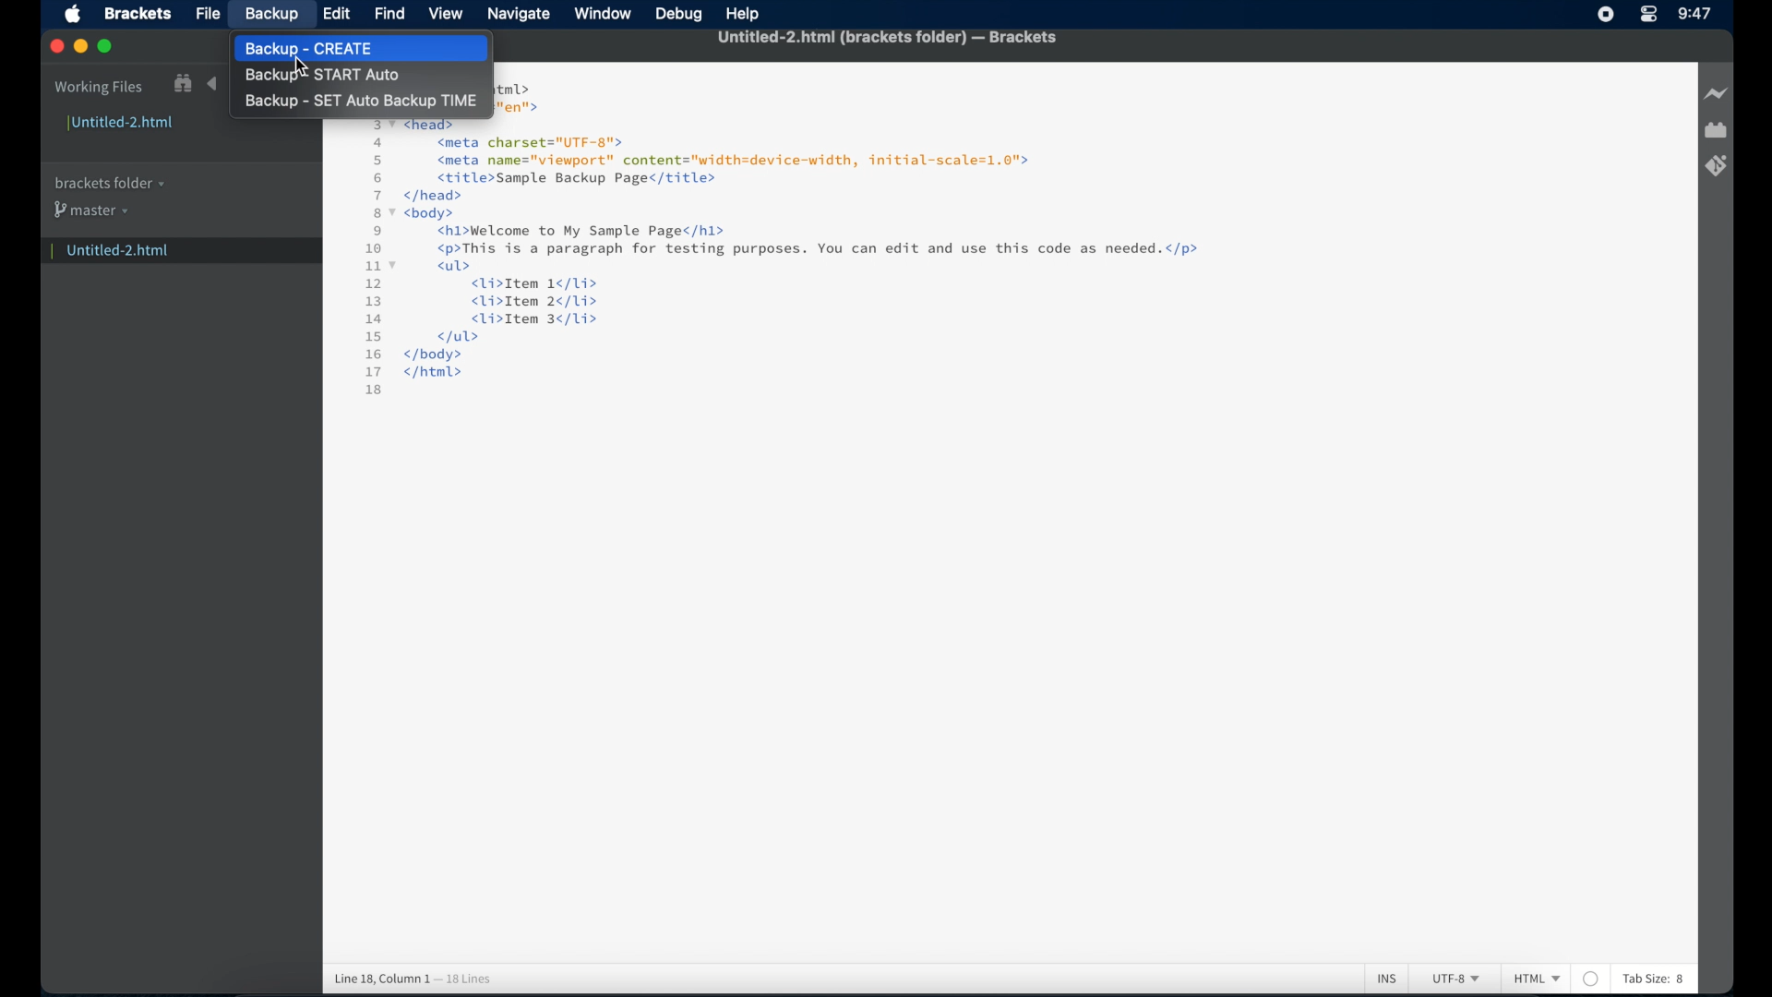 The image size is (1772, 997). Describe the element at coordinates (80, 47) in the screenshot. I see `minimize` at that location.